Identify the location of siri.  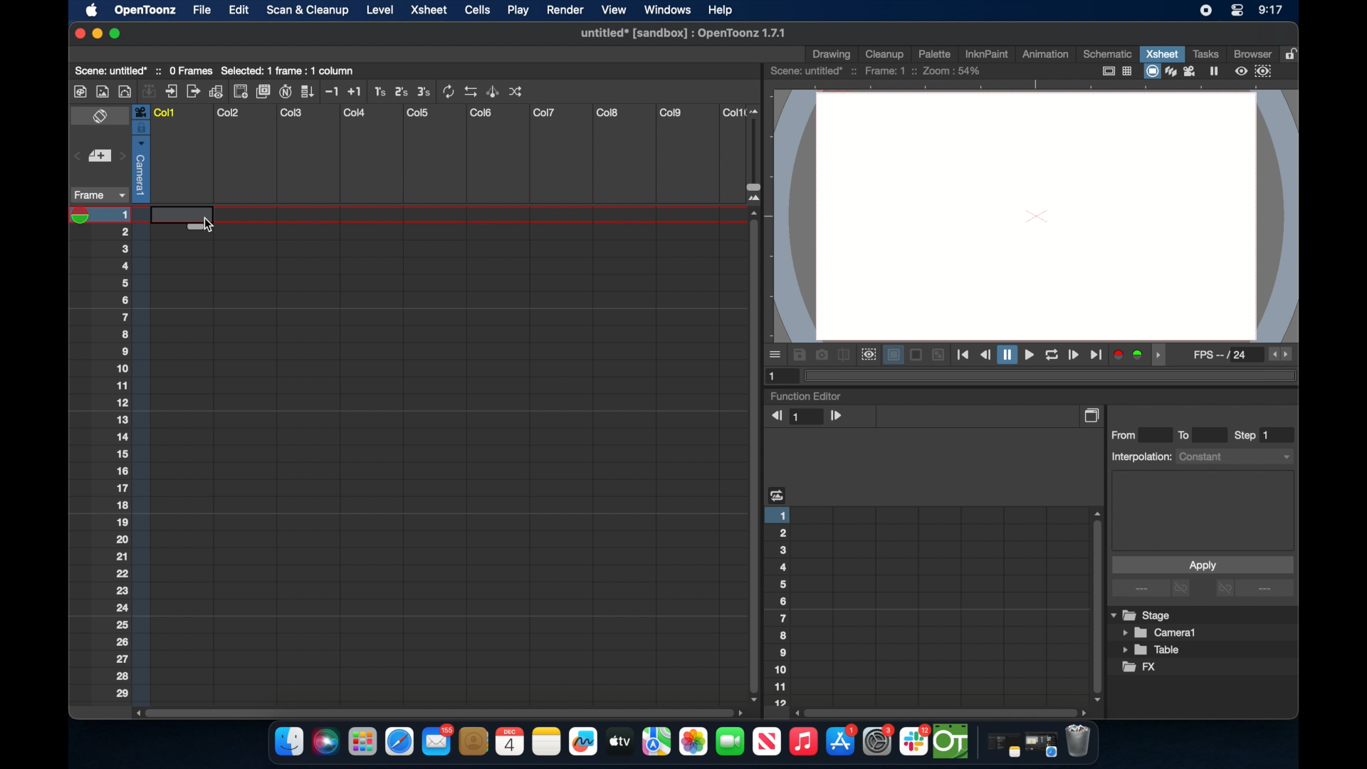
(324, 742).